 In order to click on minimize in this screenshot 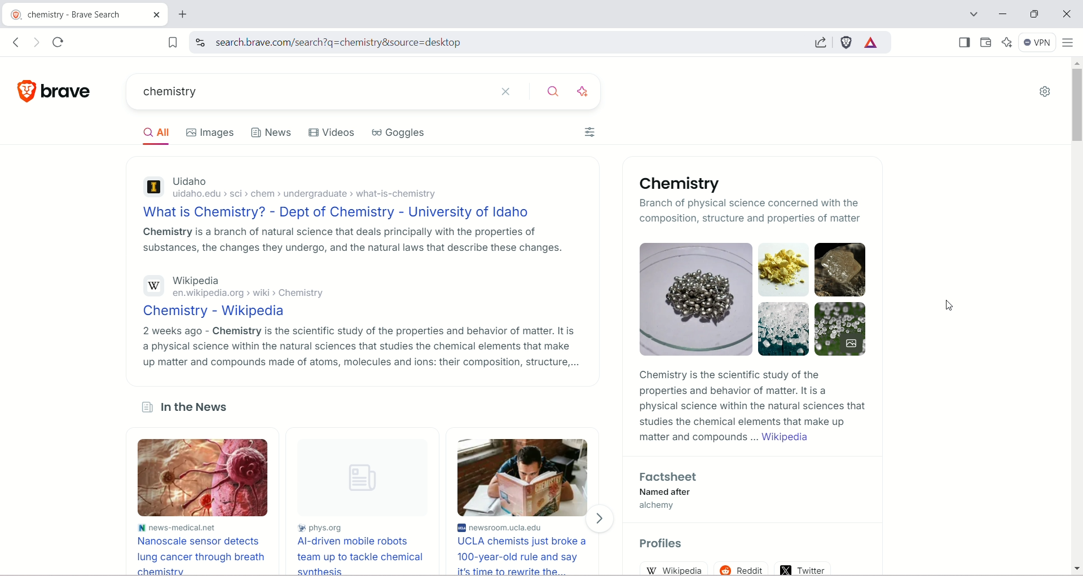, I will do `click(1002, 14)`.